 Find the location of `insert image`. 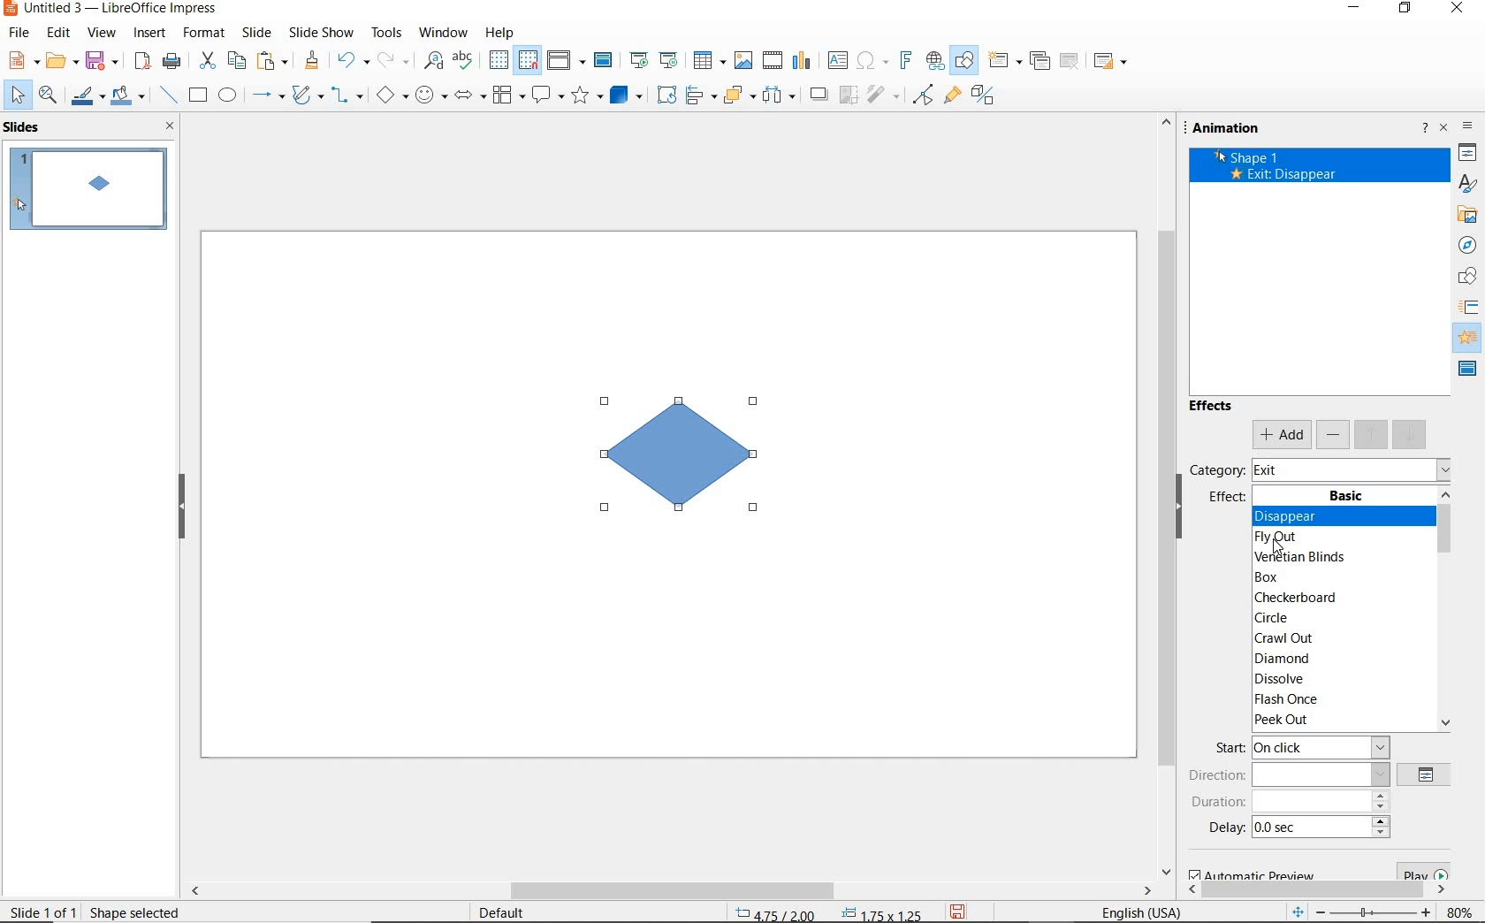

insert image is located at coordinates (746, 61).